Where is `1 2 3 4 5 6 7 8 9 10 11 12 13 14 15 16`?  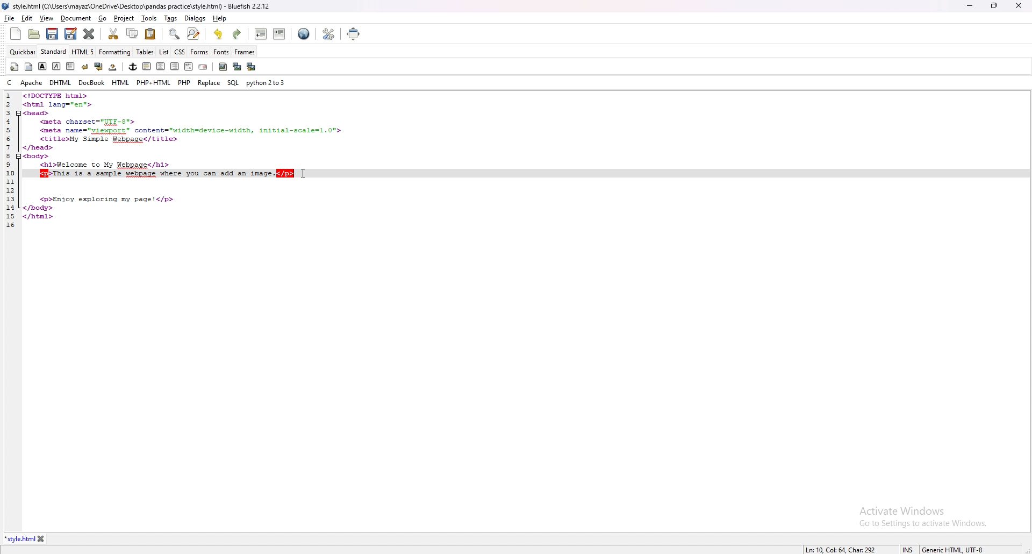 1 2 3 4 5 6 7 8 9 10 11 12 13 14 15 16 is located at coordinates (10, 161).